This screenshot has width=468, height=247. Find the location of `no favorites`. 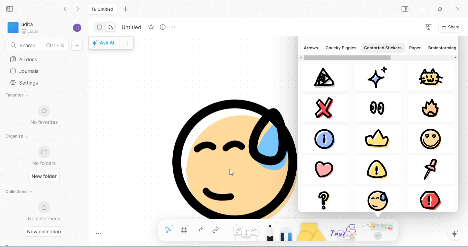

no favorites is located at coordinates (43, 114).